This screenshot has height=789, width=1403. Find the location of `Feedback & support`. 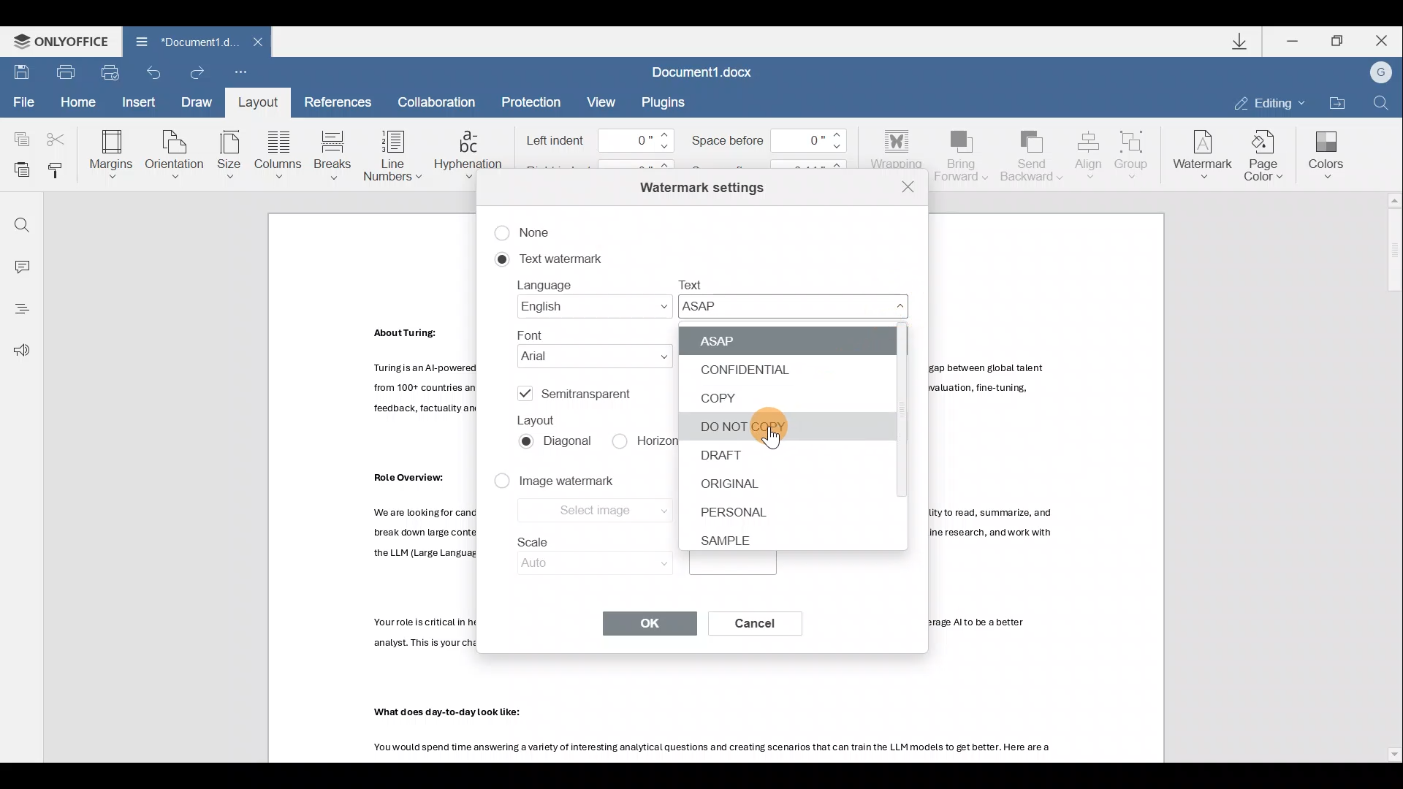

Feedback & support is located at coordinates (20, 351).